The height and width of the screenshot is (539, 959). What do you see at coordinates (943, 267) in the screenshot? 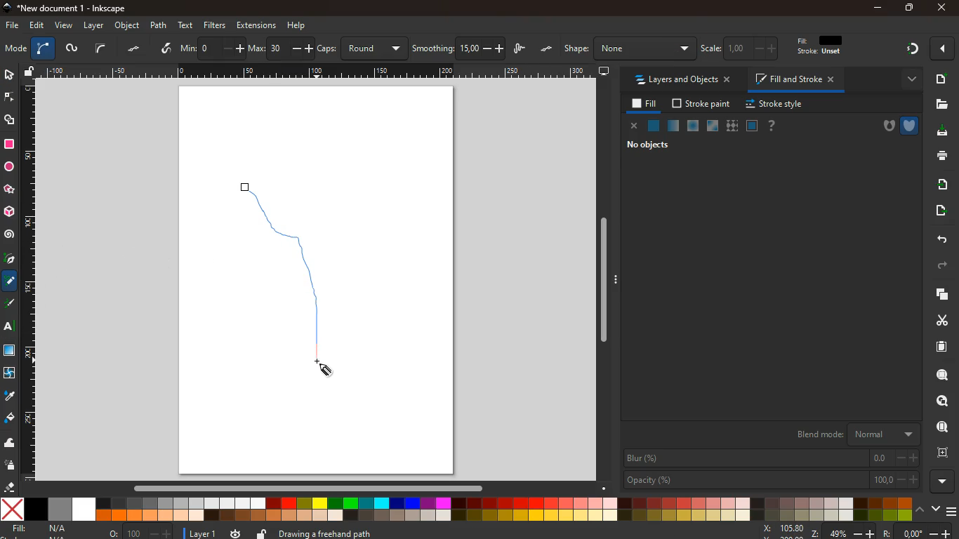
I see `forward` at bounding box center [943, 267].